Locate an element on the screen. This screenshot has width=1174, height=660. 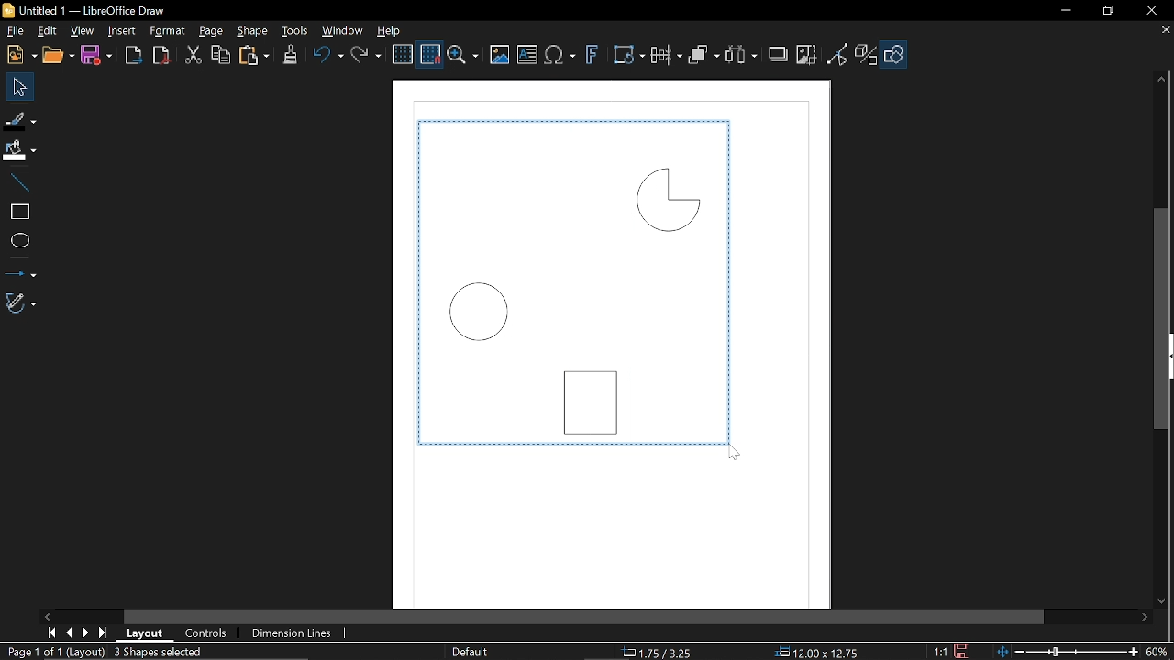
Edit is located at coordinates (48, 30).